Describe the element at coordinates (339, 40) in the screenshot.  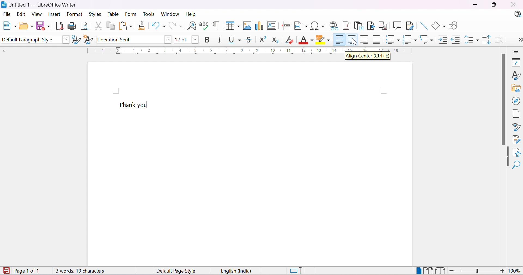
I see `Align Left` at that location.